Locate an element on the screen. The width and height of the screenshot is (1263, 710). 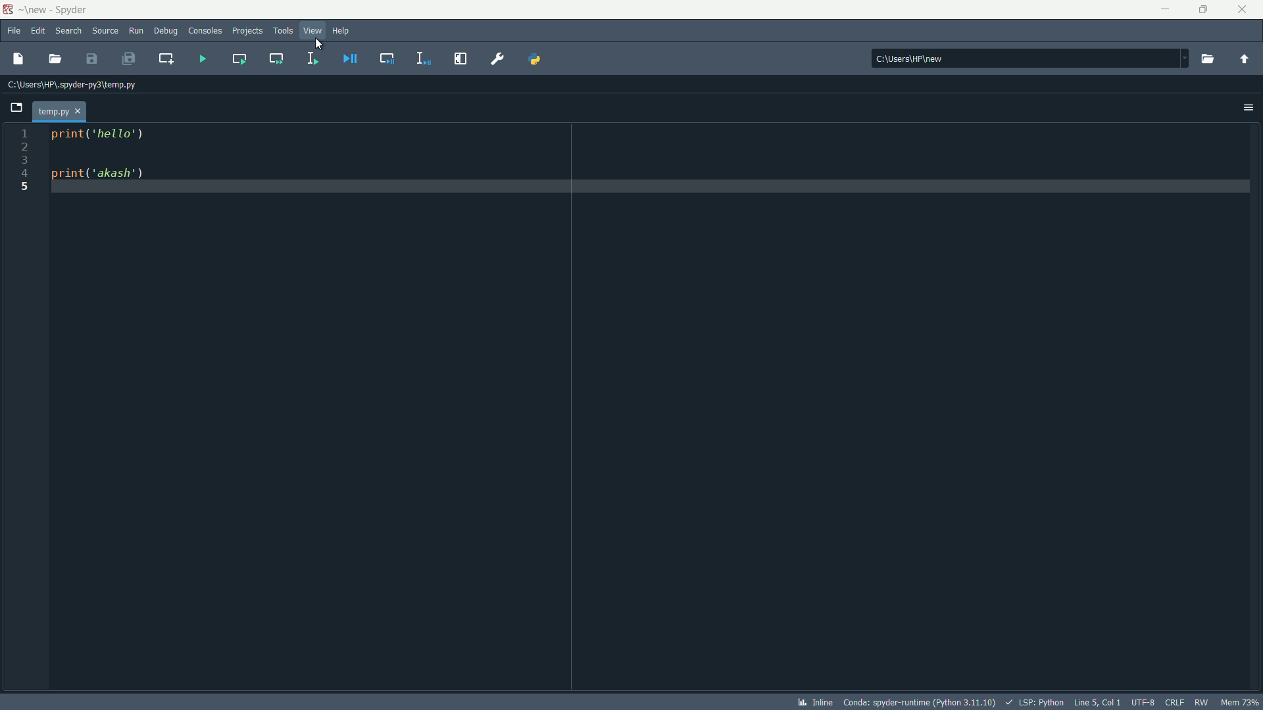
maximize current pane is located at coordinates (460, 58).